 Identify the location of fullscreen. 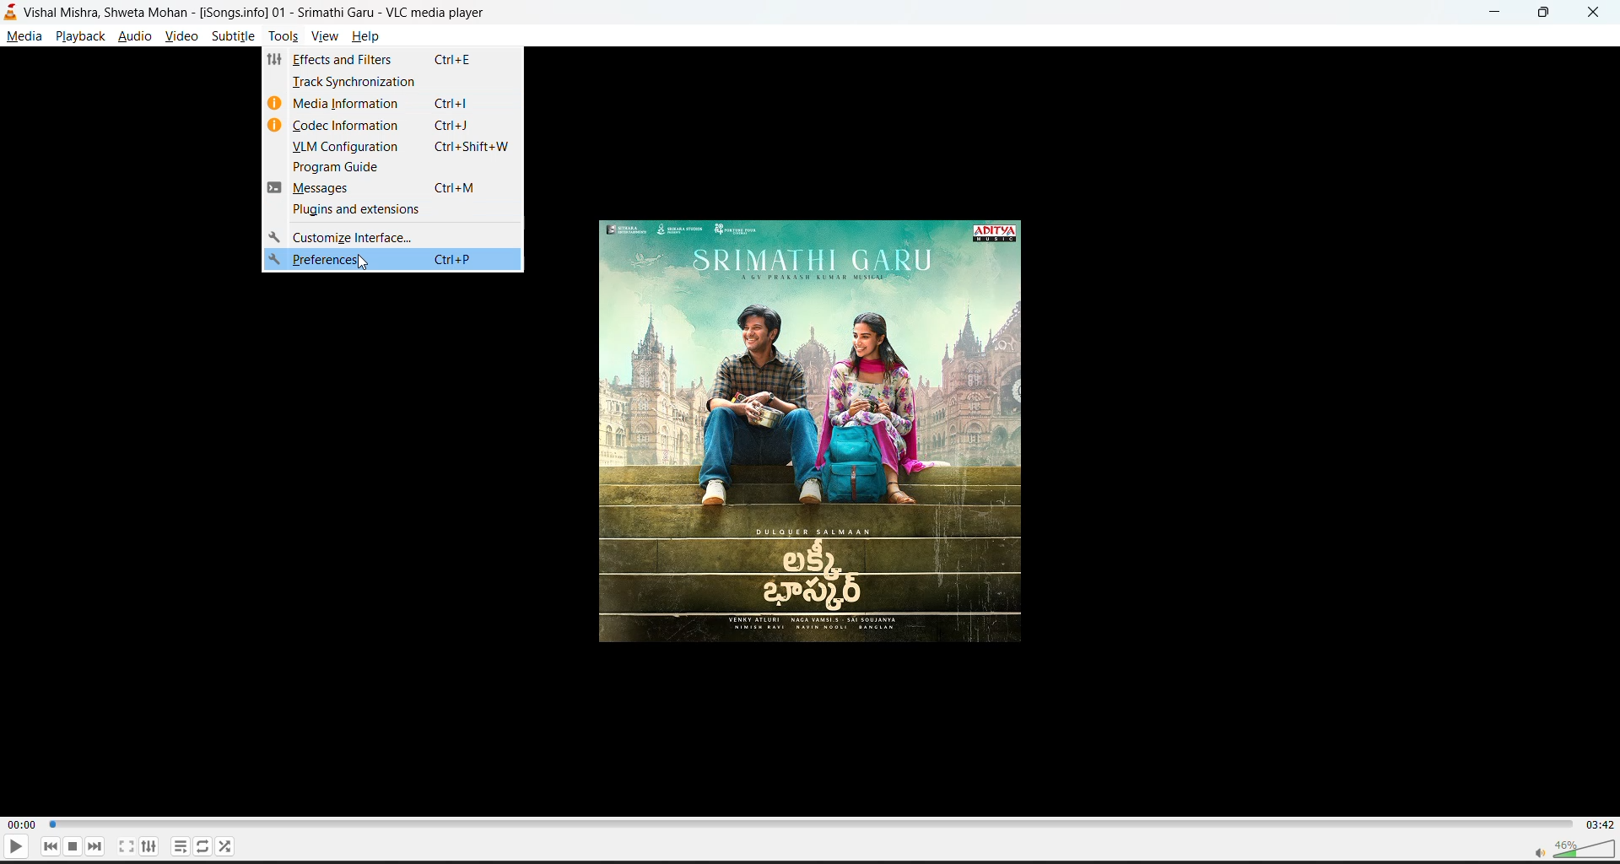
(124, 846).